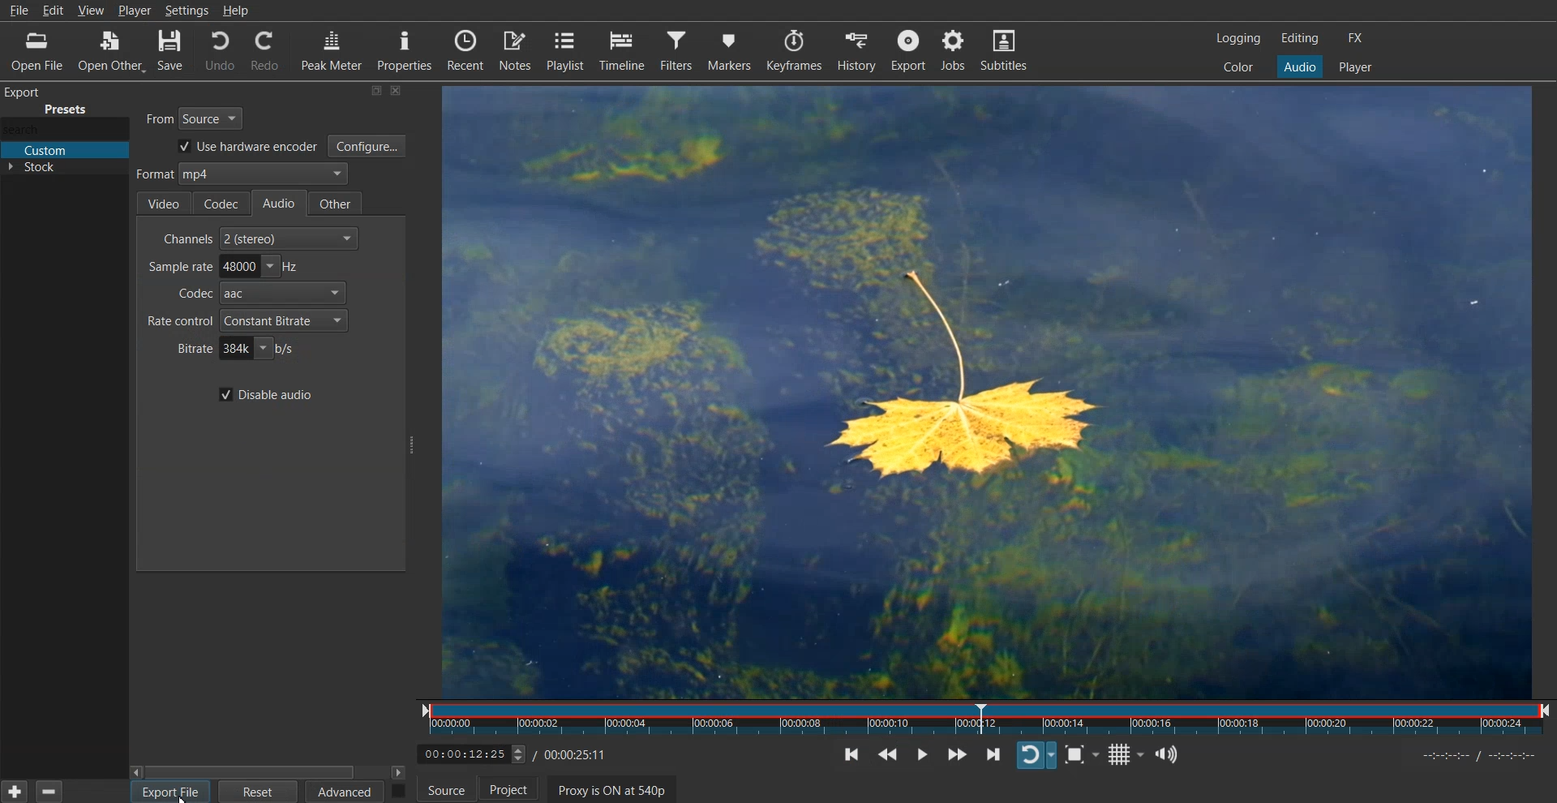 This screenshot has width=1557, height=803. I want to click on Sample rate adjuster, so click(221, 266).